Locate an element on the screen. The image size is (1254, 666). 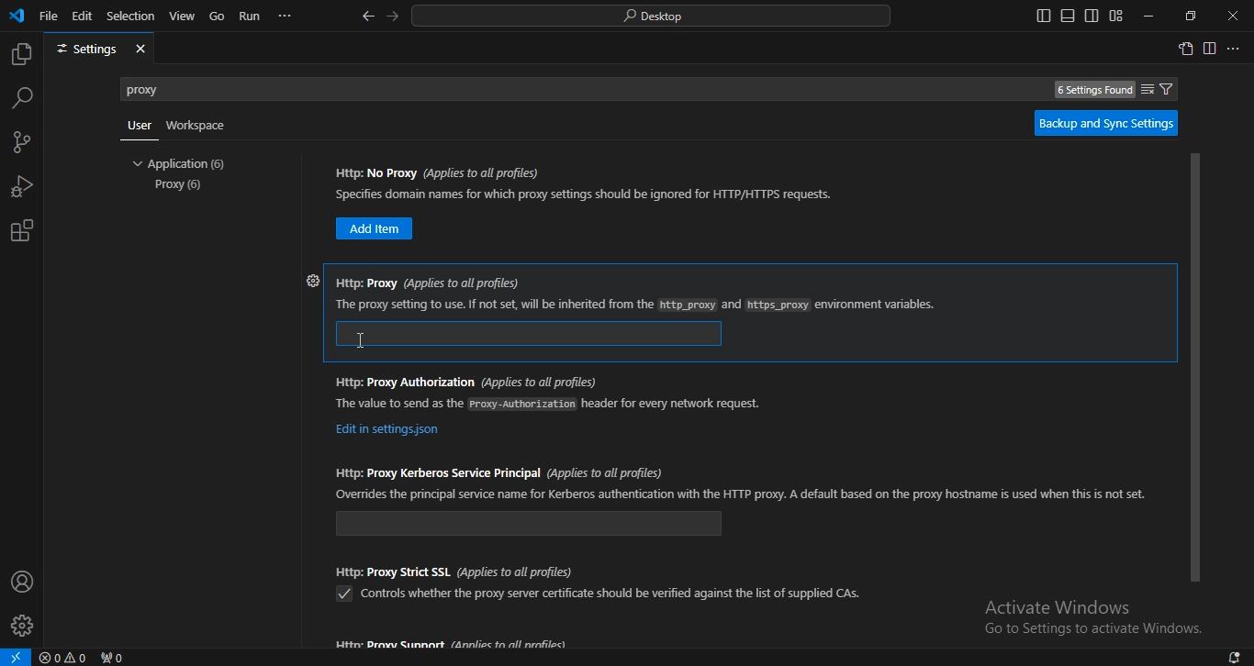
search is located at coordinates (21, 99).